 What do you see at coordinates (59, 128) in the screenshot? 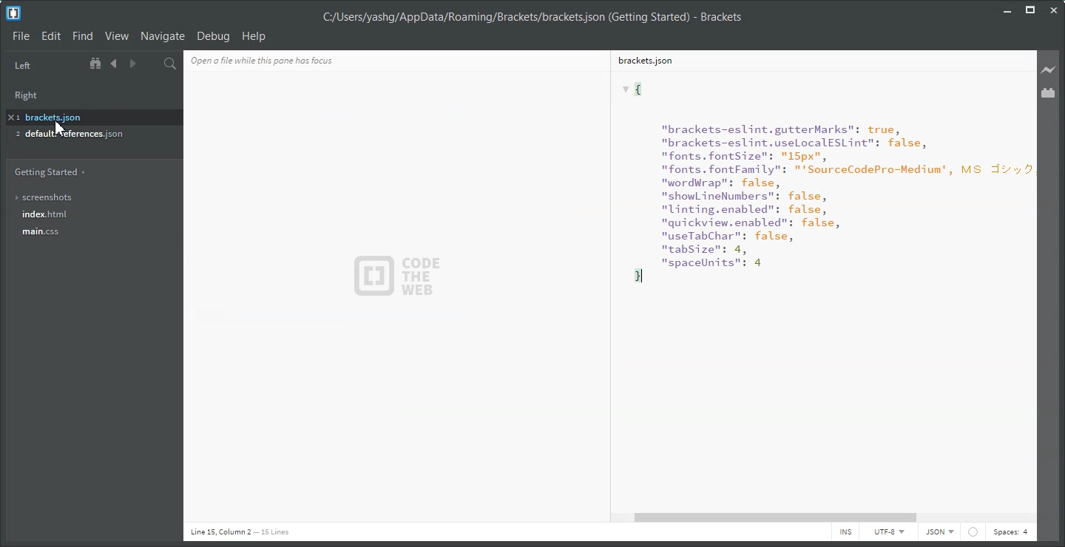
I see `Cursor` at bounding box center [59, 128].